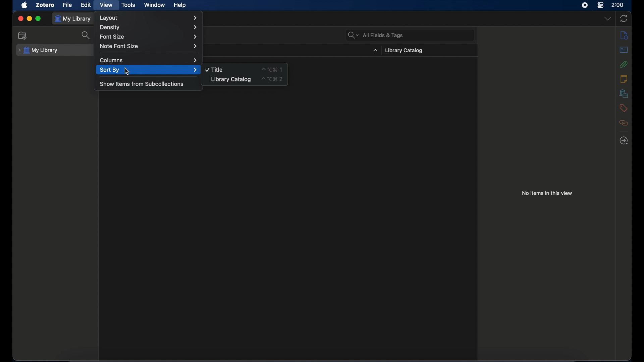 This screenshot has height=362, width=644. I want to click on layout, so click(148, 17).